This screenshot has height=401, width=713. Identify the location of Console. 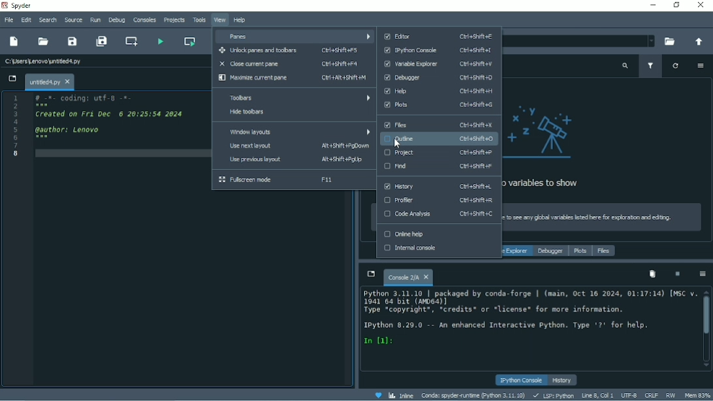
(408, 276).